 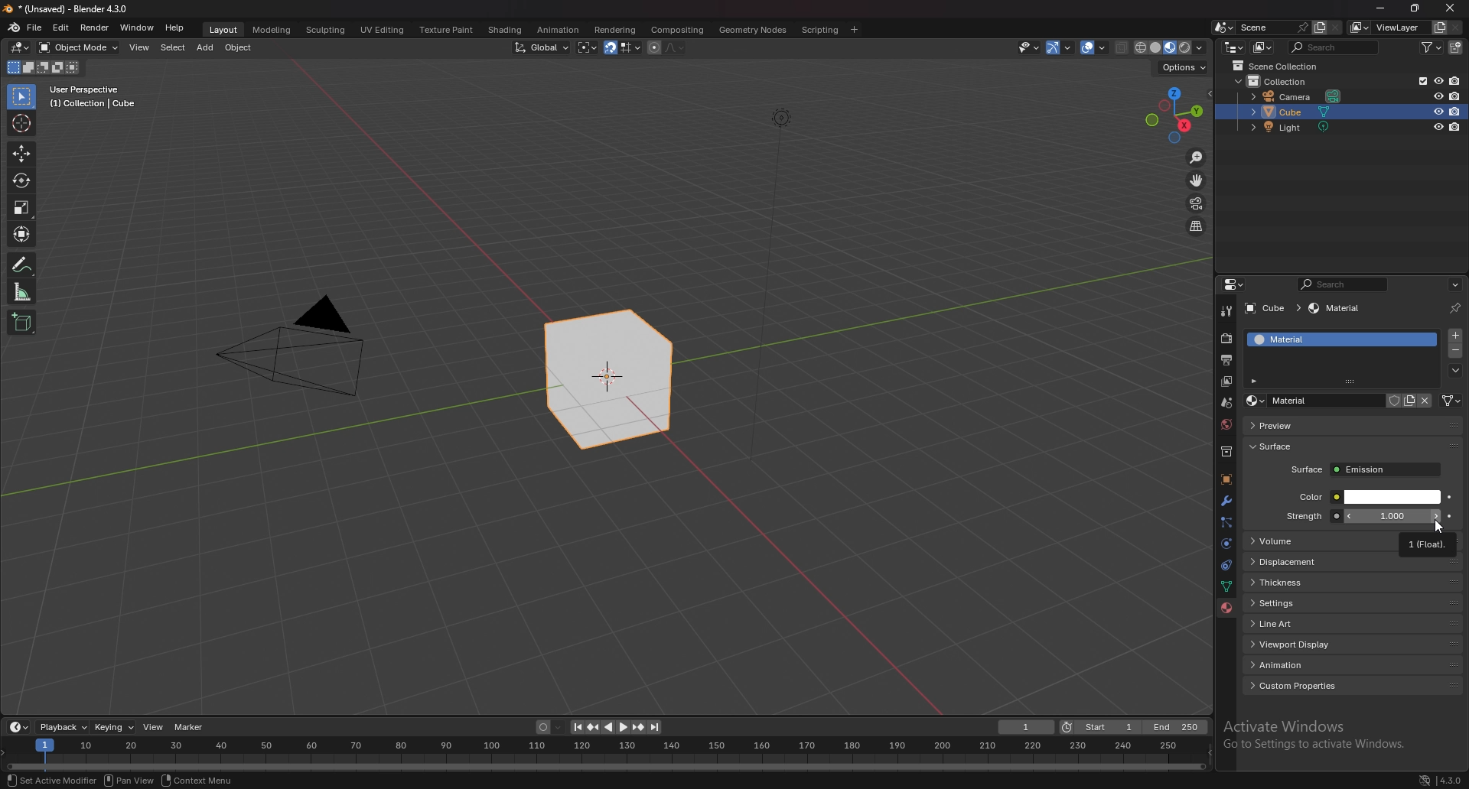 I want to click on toggle xray, so click(x=1122, y=47).